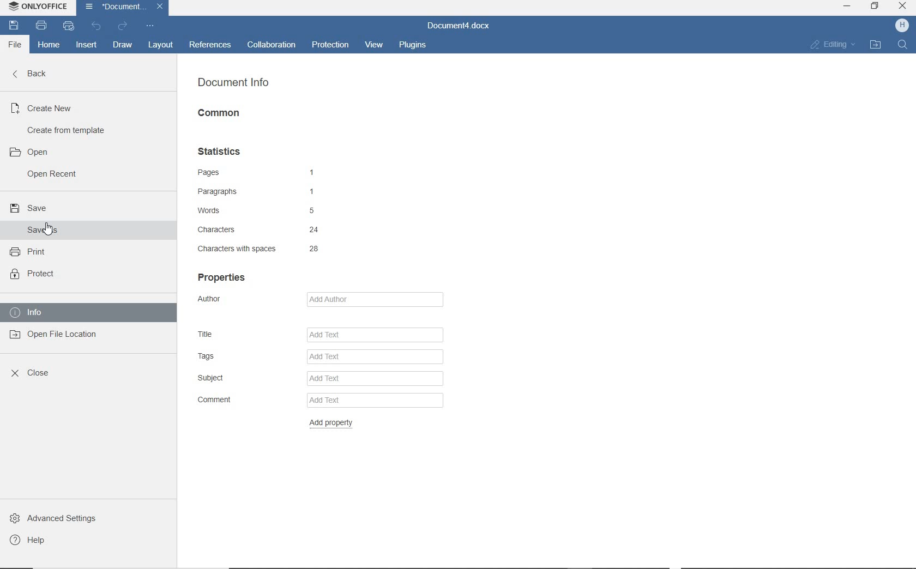 The width and height of the screenshot is (916, 569). Describe the element at coordinates (256, 229) in the screenshot. I see `characters 24` at that location.